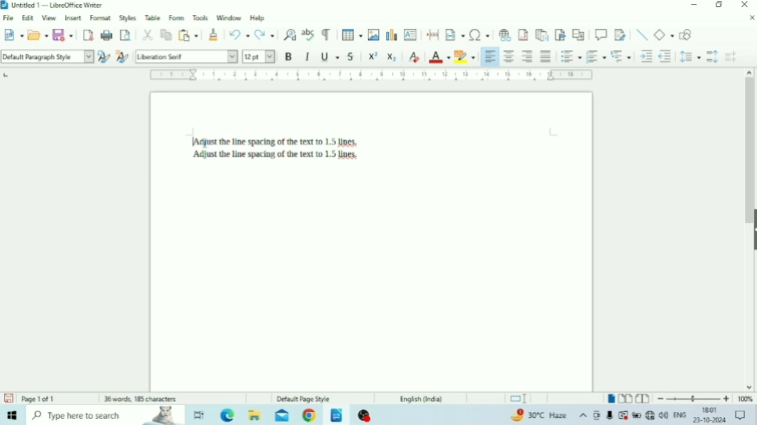 This screenshot has width=757, height=425. I want to click on Check Spelling, so click(308, 35).